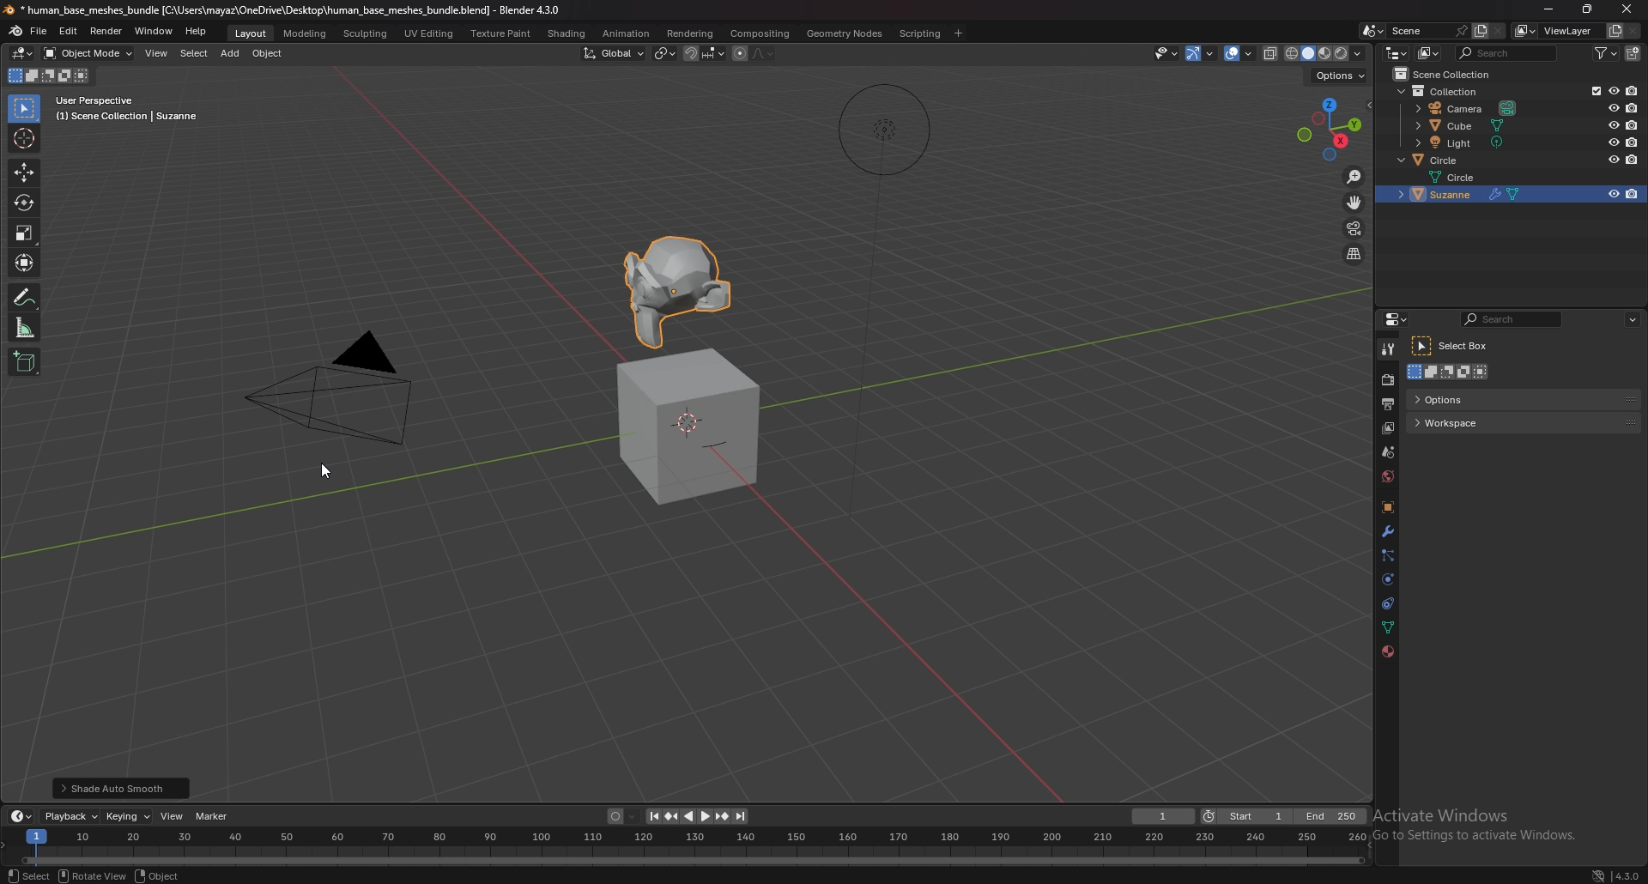 The height and width of the screenshot is (884, 1648). What do you see at coordinates (88, 53) in the screenshot?
I see `object mode` at bounding box center [88, 53].